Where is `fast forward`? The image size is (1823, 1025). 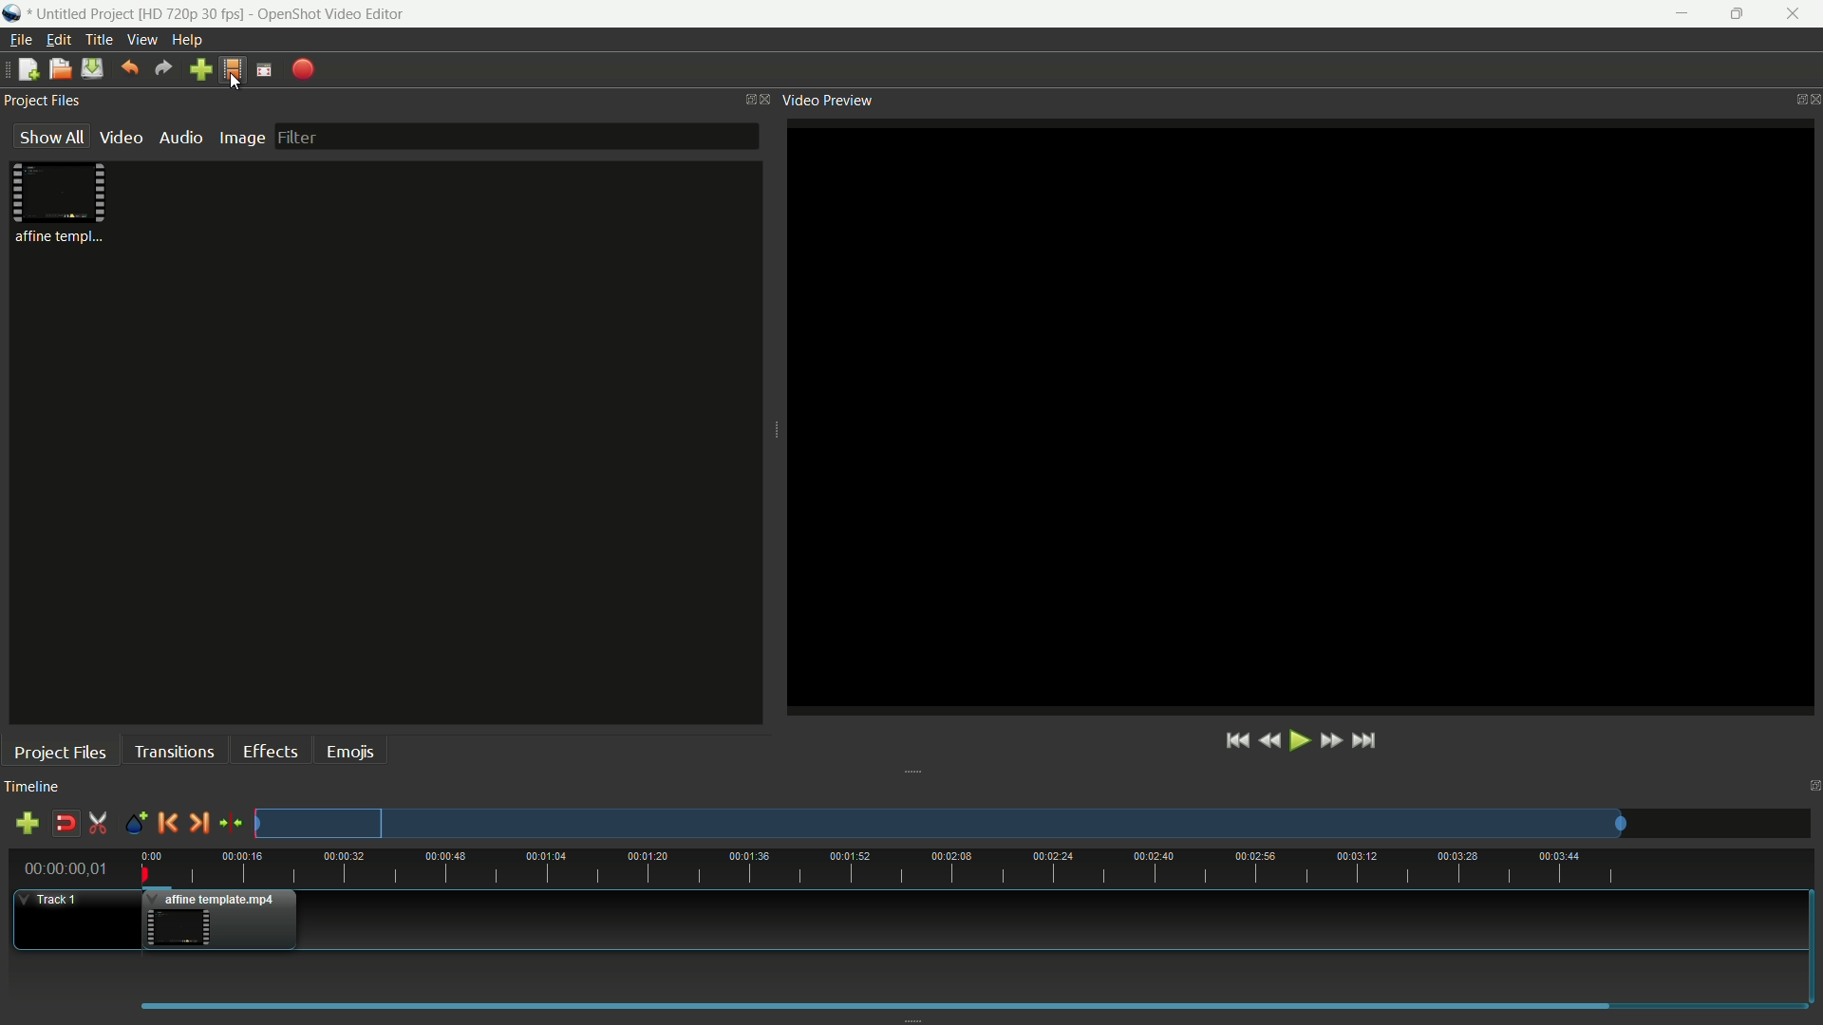 fast forward is located at coordinates (1330, 740).